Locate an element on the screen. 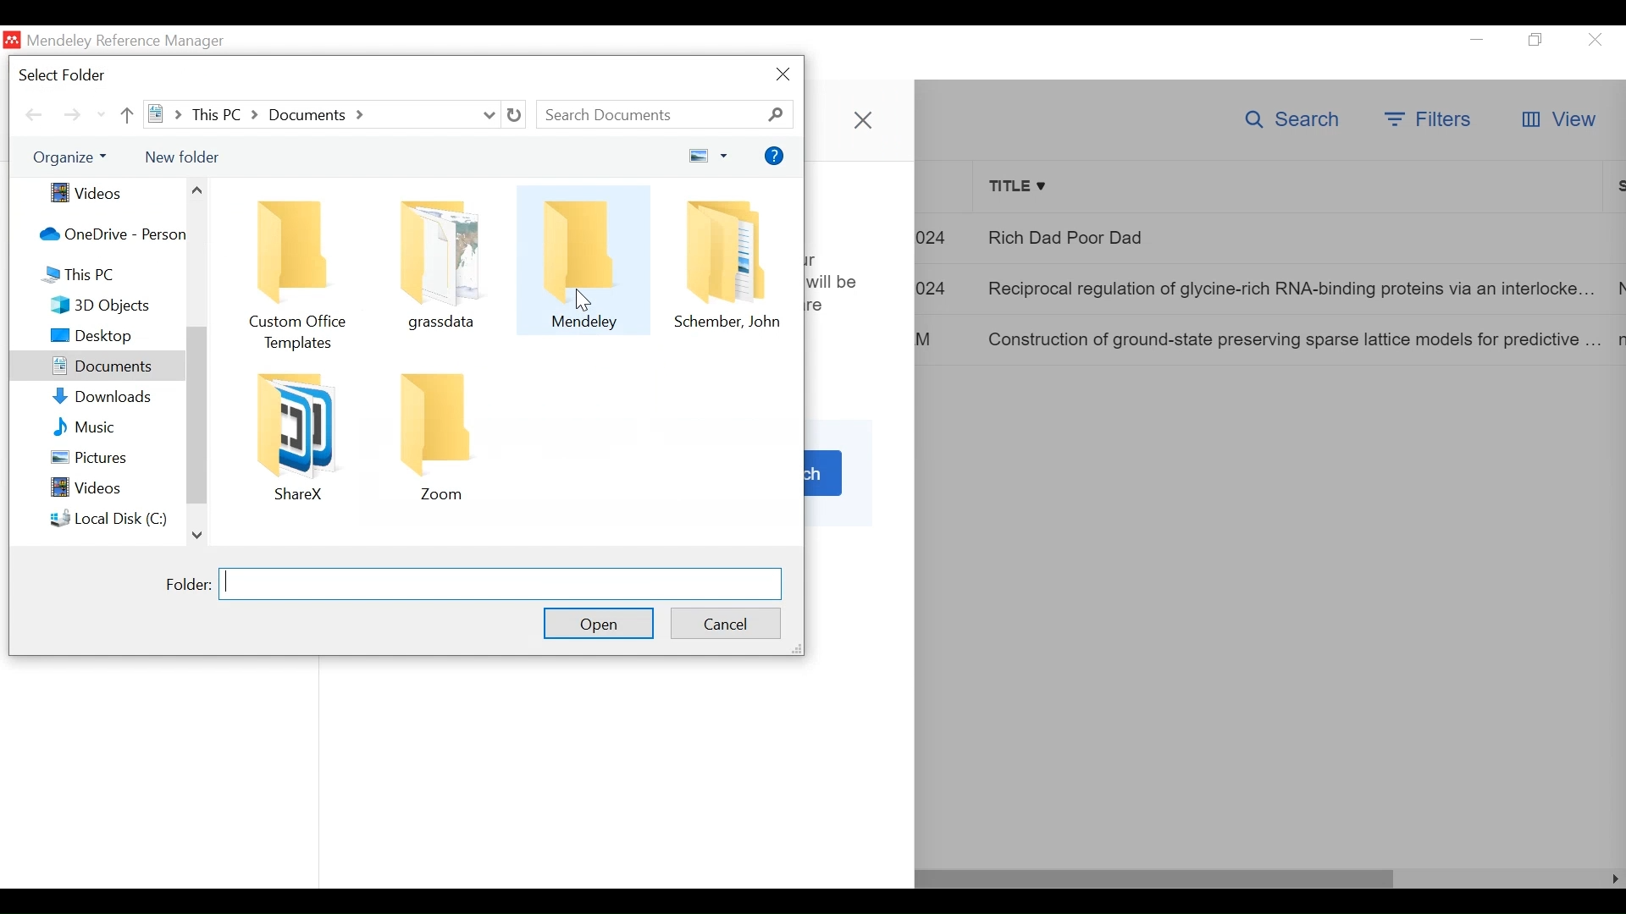  Scroll Right is located at coordinates (1612, 879).